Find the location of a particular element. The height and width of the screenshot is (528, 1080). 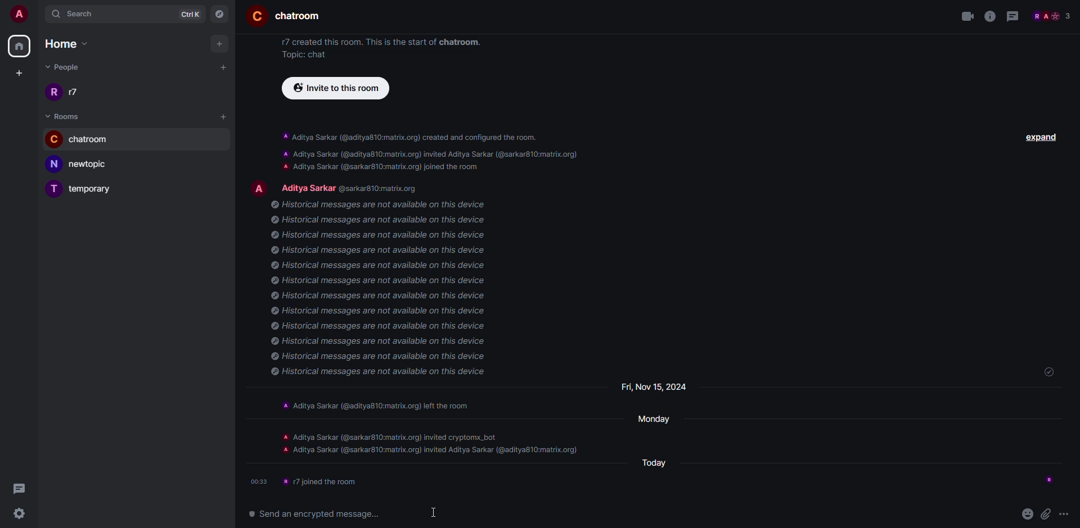

day is located at coordinates (649, 386).